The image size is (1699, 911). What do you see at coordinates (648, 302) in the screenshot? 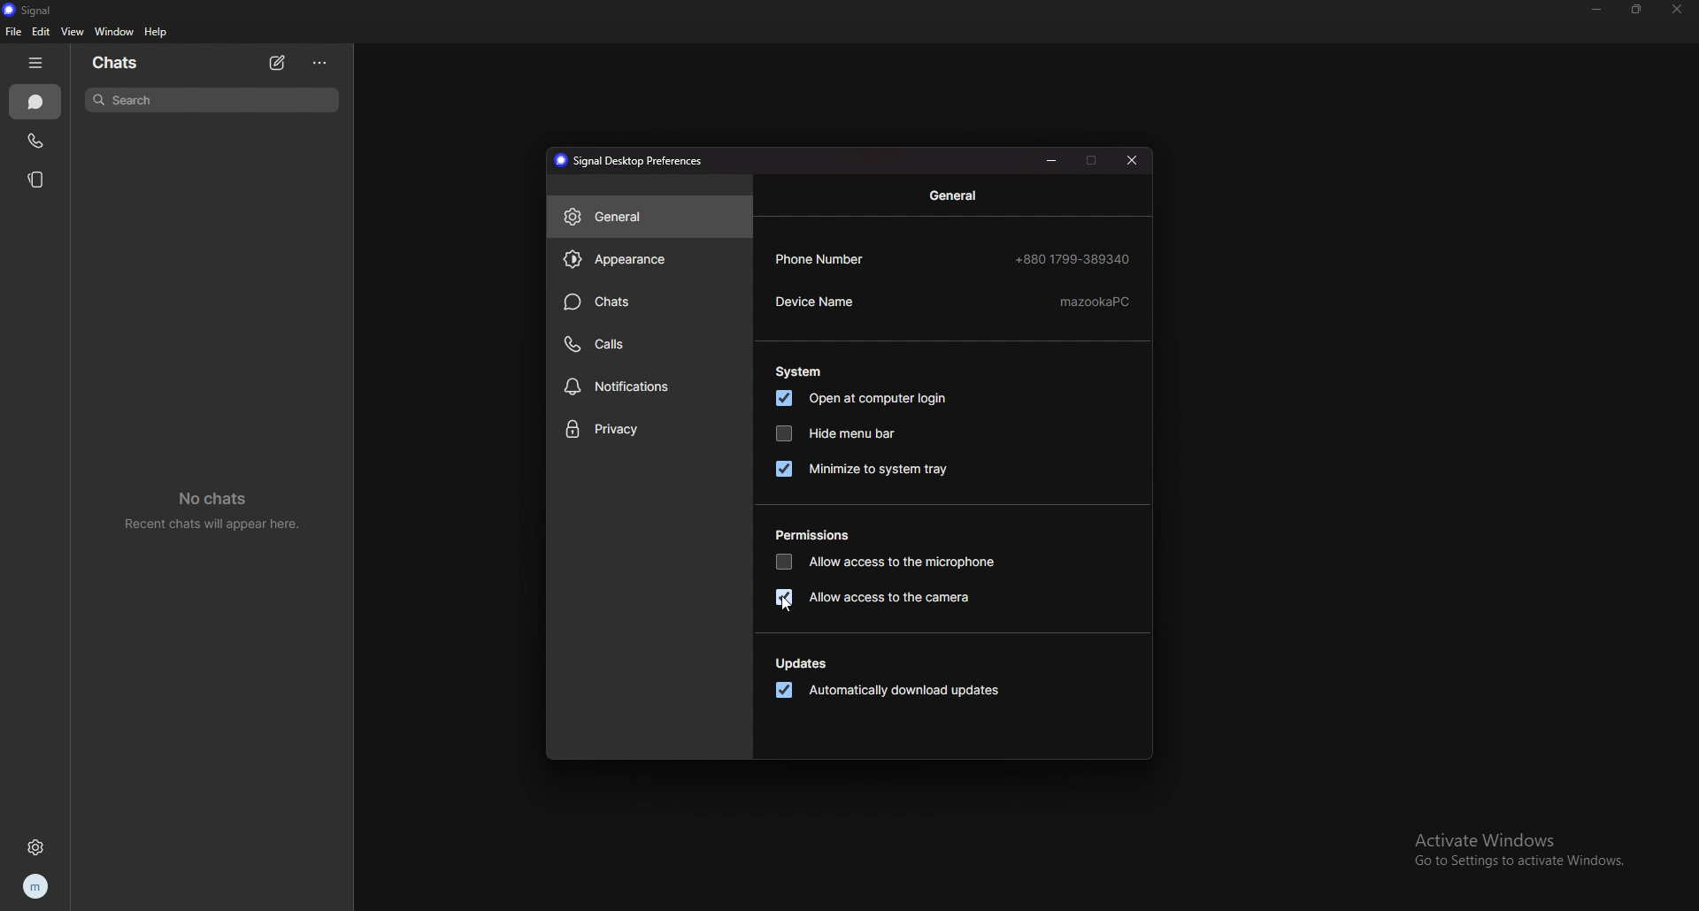
I see `chats` at bounding box center [648, 302].